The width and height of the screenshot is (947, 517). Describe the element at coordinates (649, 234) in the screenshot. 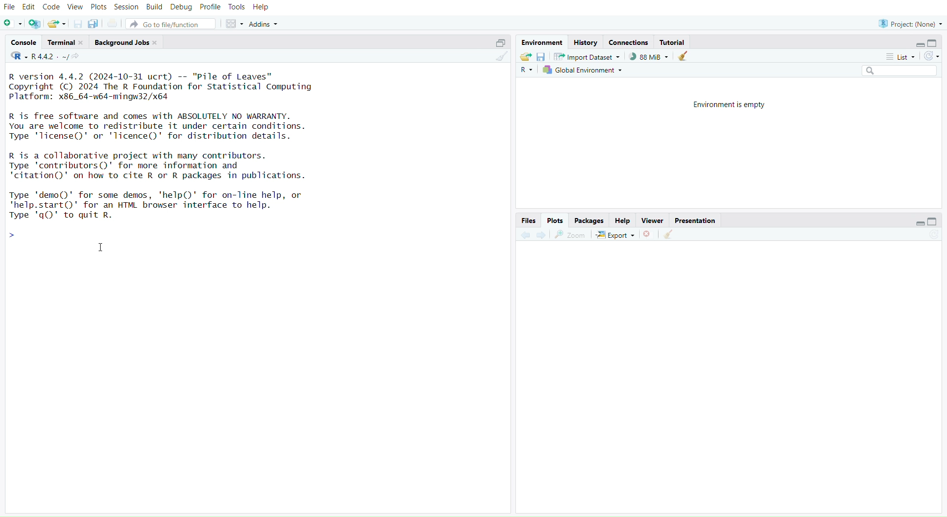

I see `remove current plot` at that location.